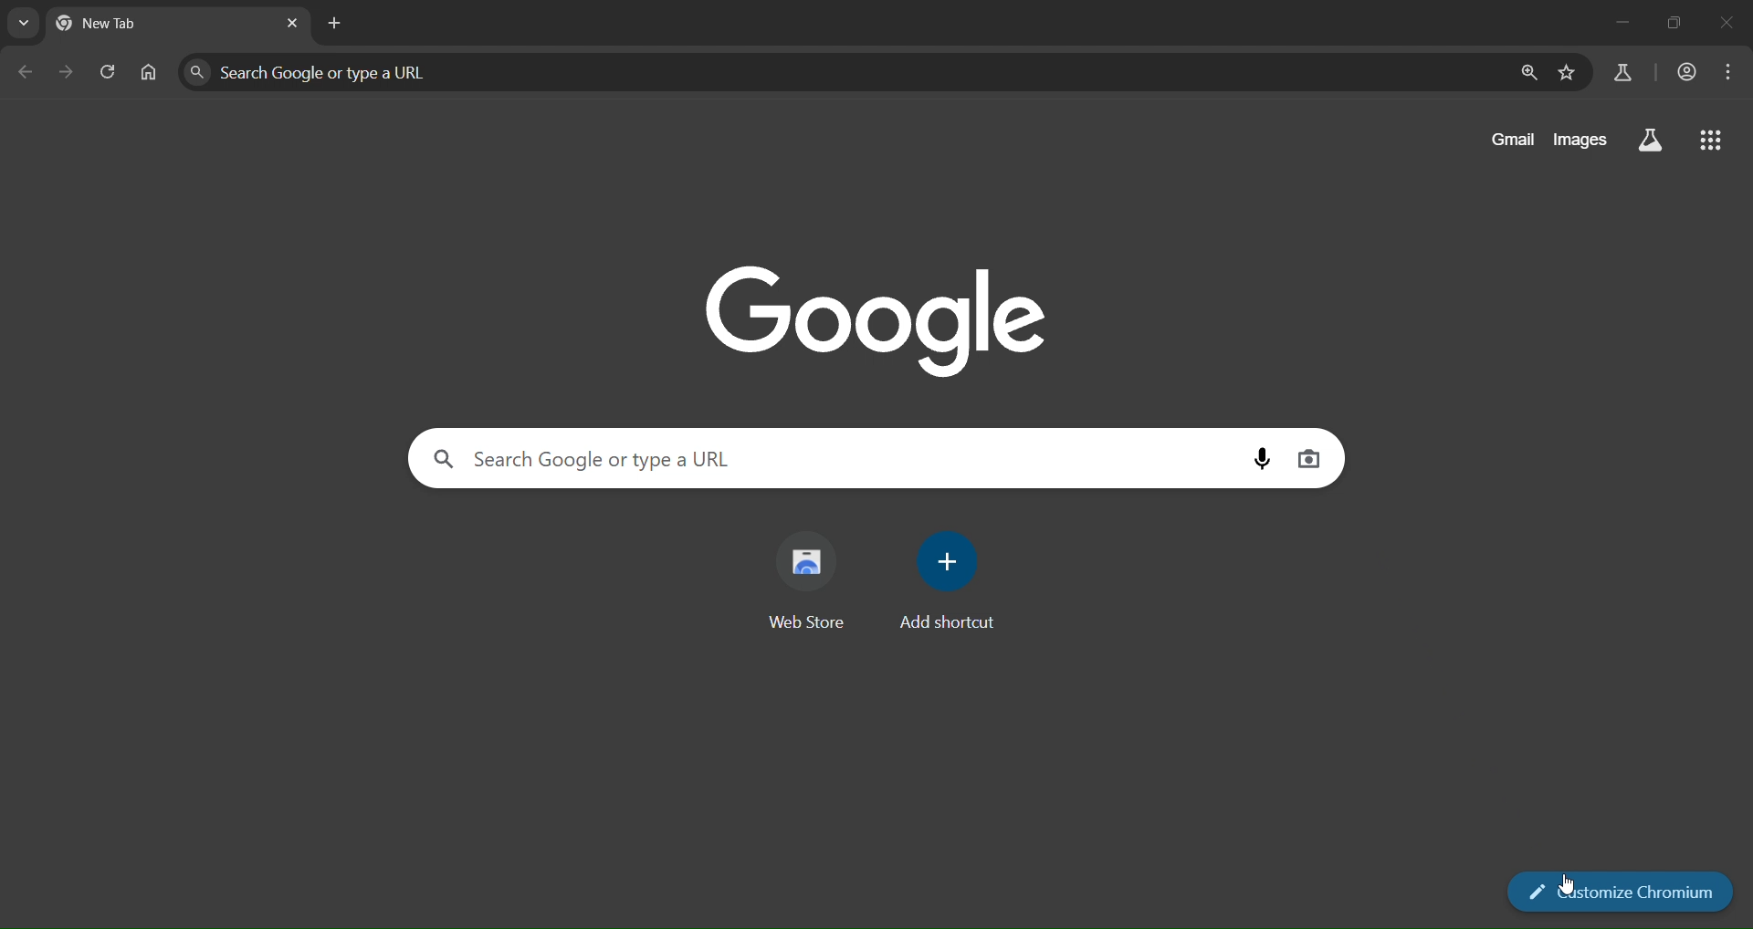 The width and height of the screenshot is (1753, 929). I want to click on menu, so click(1727, 75).